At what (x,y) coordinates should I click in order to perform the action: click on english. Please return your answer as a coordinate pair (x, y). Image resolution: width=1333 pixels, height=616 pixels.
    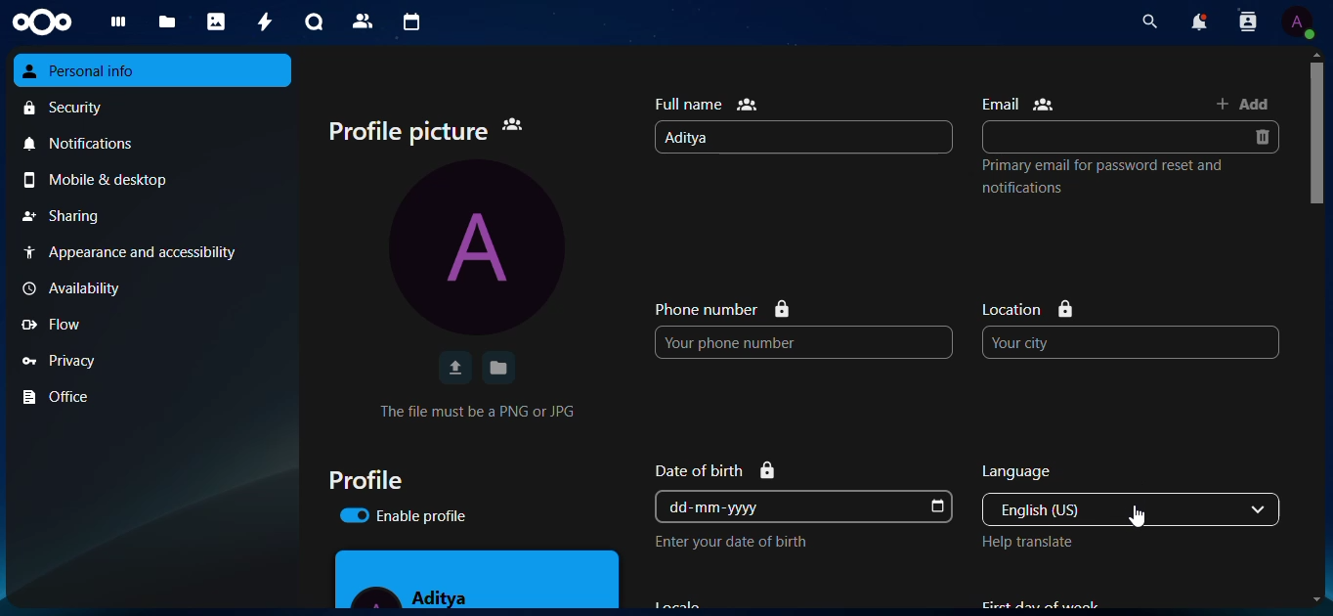
    Looking at the image, I should click on (1086, 508).